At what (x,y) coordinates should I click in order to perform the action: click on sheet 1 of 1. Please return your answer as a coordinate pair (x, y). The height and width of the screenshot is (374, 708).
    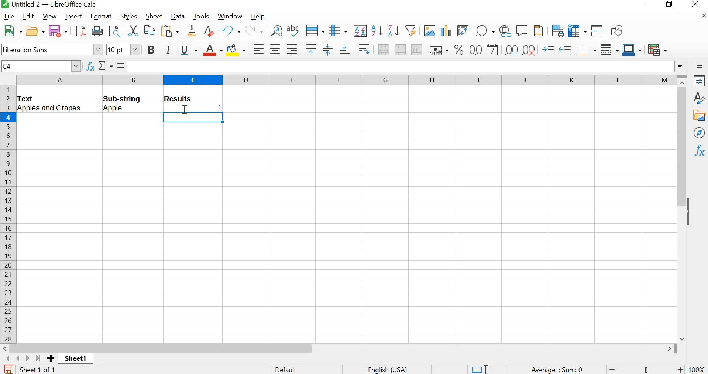
    Looking at the image, I should click on (38, 370).